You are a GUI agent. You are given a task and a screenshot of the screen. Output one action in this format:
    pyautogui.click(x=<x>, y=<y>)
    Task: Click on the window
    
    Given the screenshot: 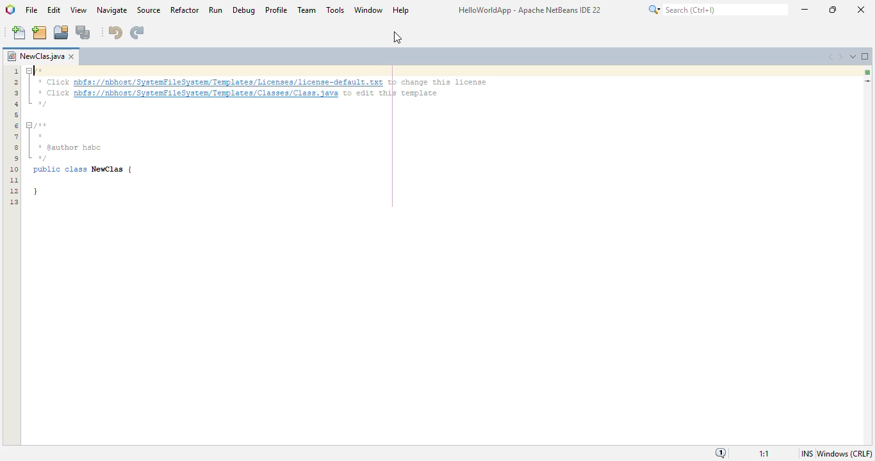 What is the action you would take?
    pyautogui.click(x=369, y=9)
    